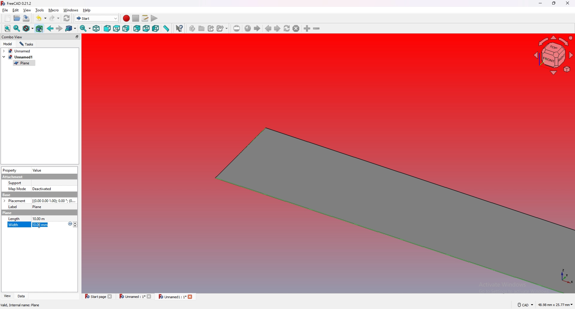  I want to click on top, so click(116, 29).